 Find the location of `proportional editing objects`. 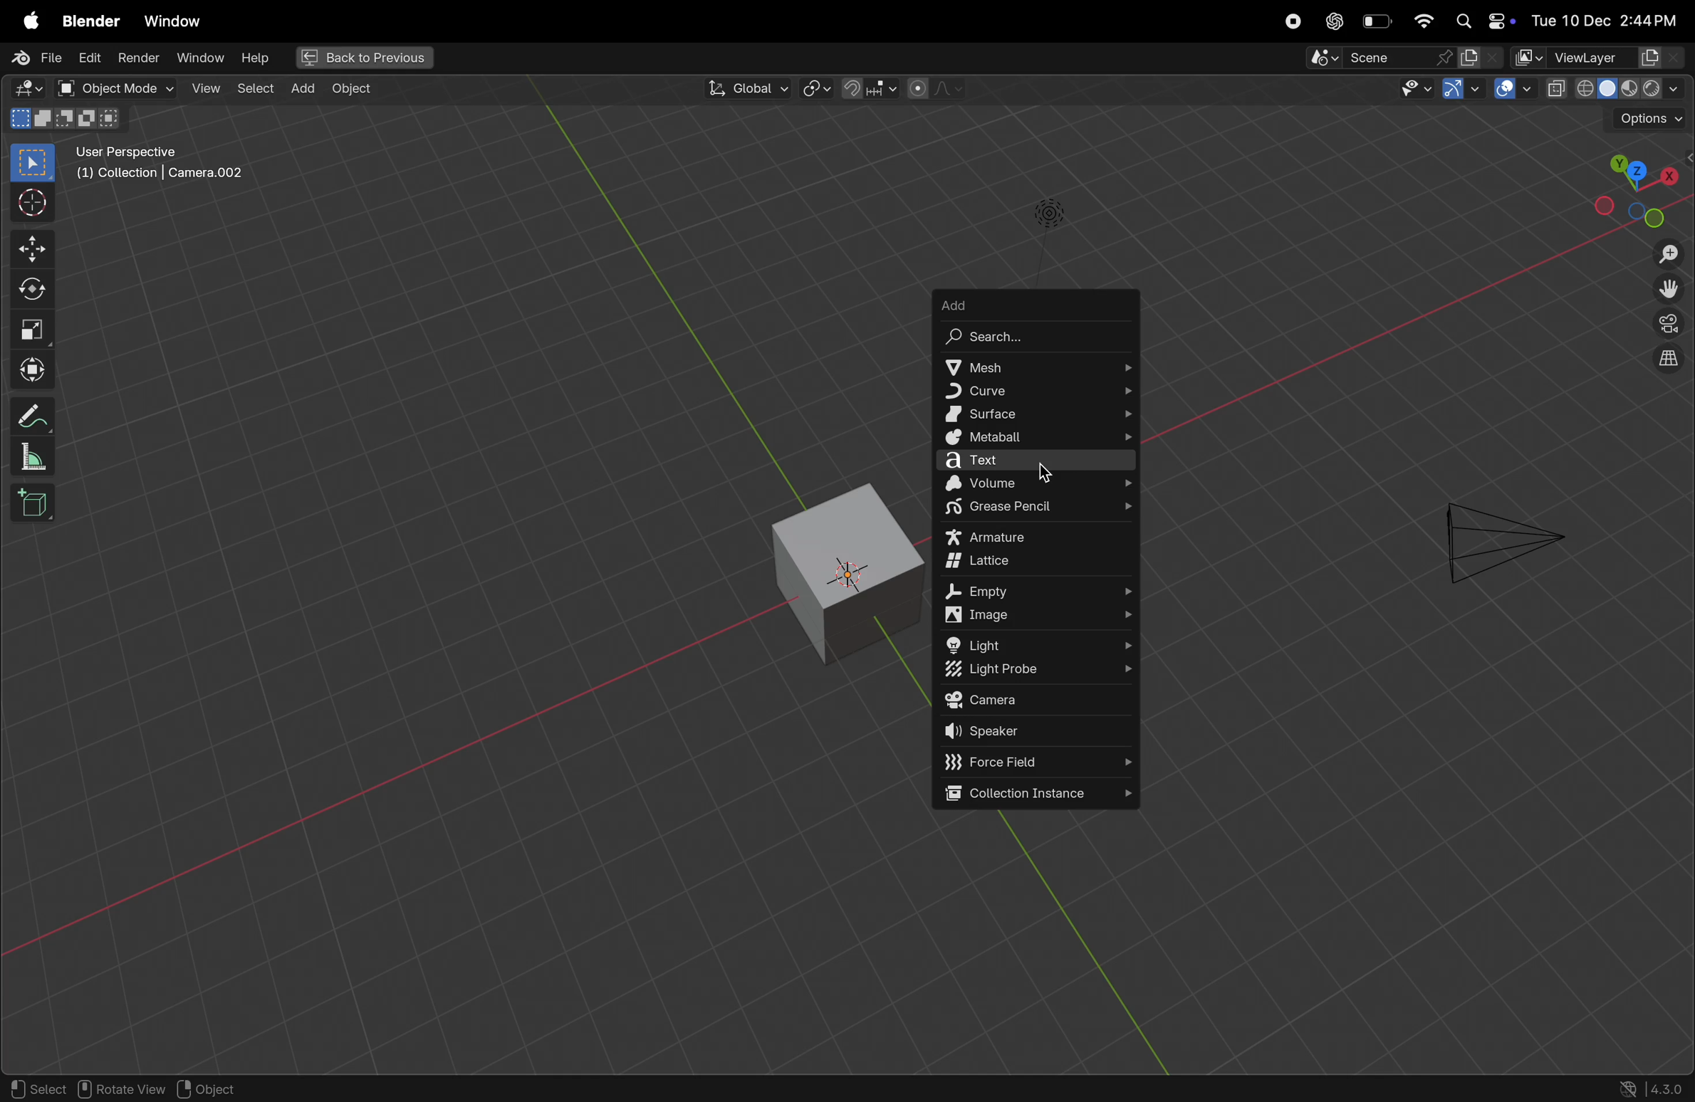

proportional editing objects is located at coordinates (937, 90).